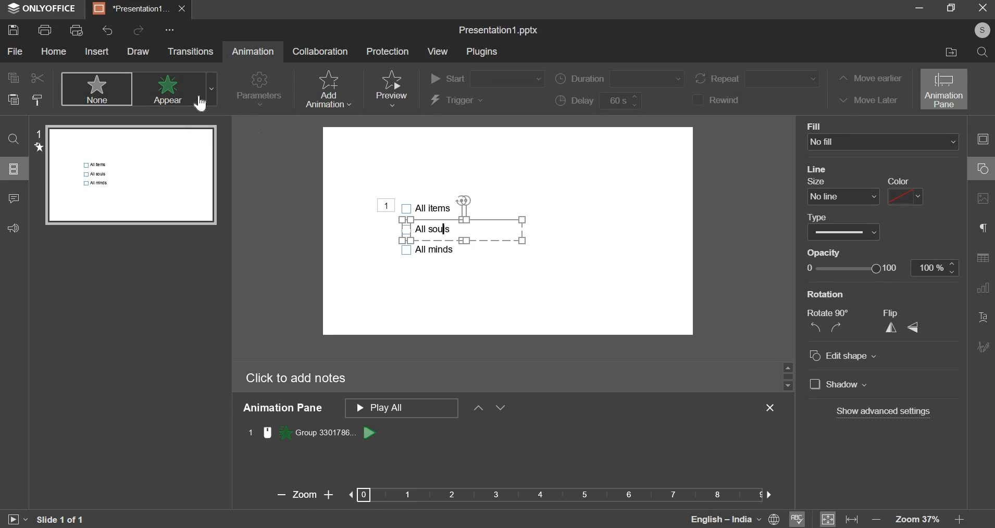 Image resolution: width=995 pixels, height=528 pixels. I want to click on line size, so click(843, 196).